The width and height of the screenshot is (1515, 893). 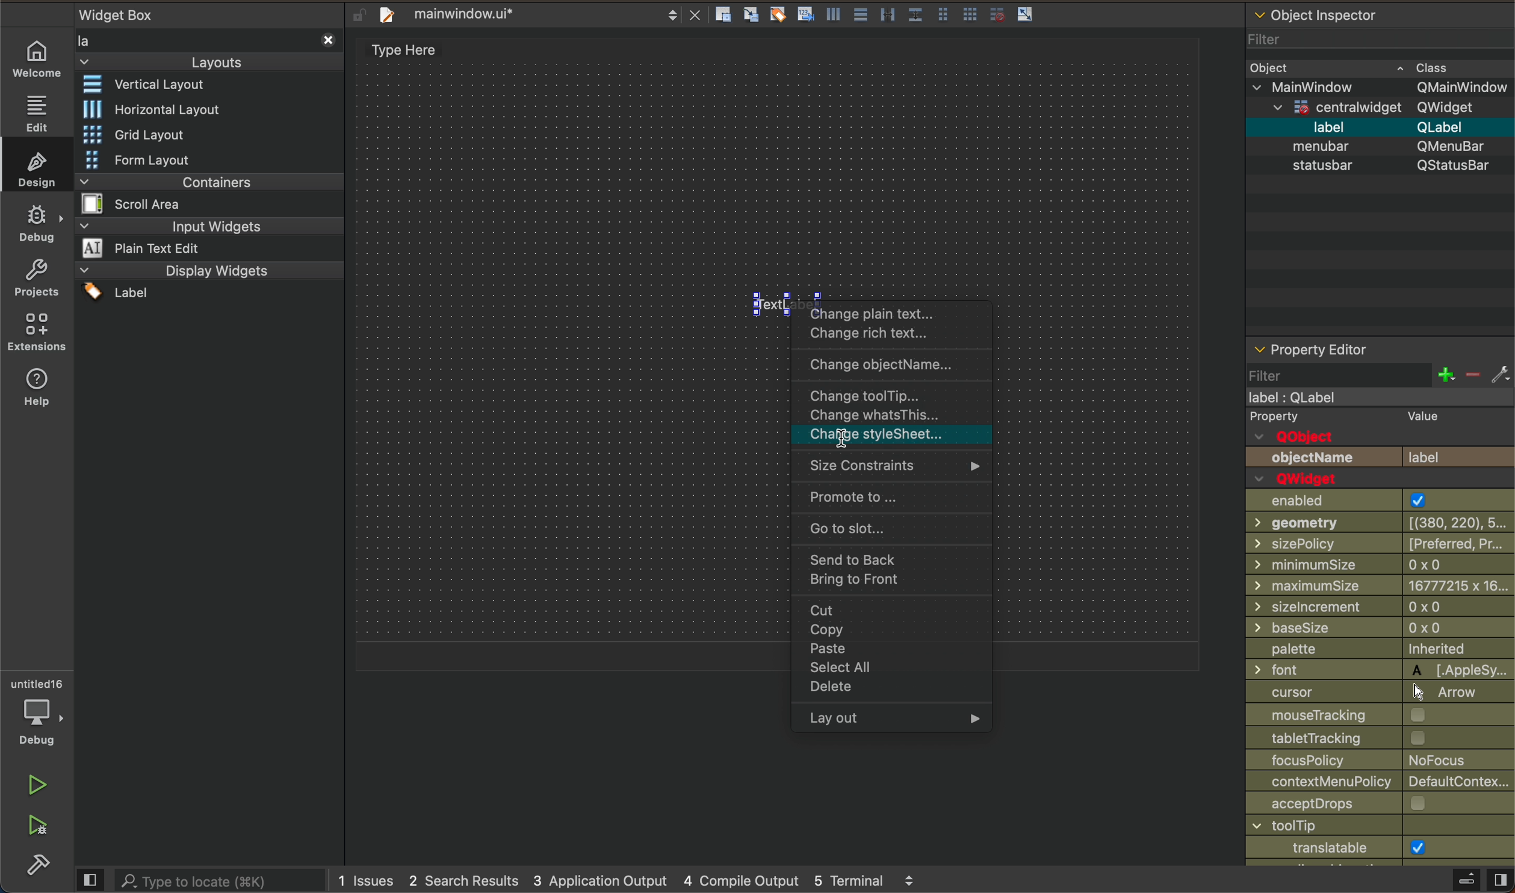 What do you see at coordinates (1378, 418) in the screenshot?
I see `property` at bounding box center [1378, 418].